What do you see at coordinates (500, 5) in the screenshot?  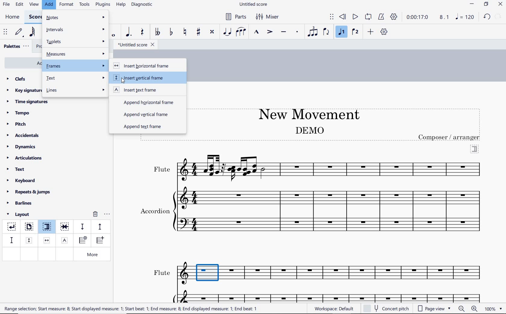 I see `close` at bounding box center [500, 5].